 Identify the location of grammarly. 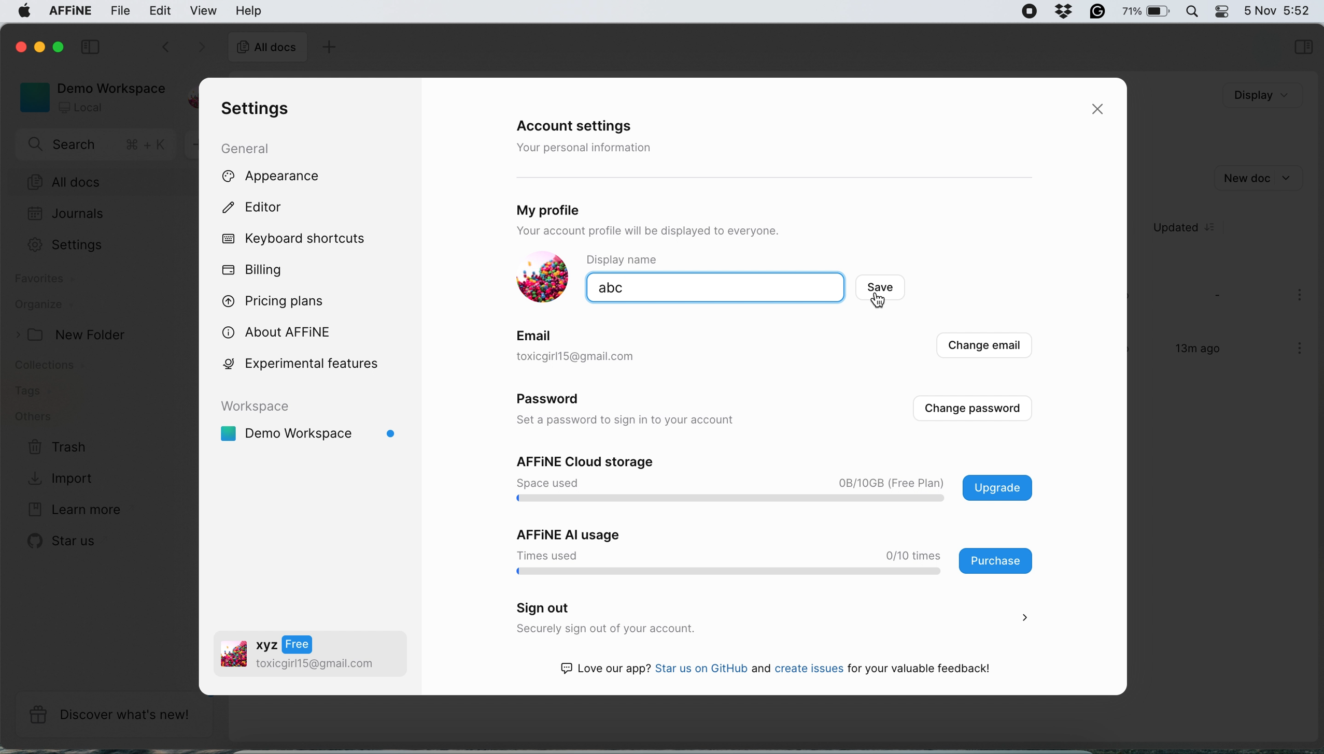
(1060, 10).